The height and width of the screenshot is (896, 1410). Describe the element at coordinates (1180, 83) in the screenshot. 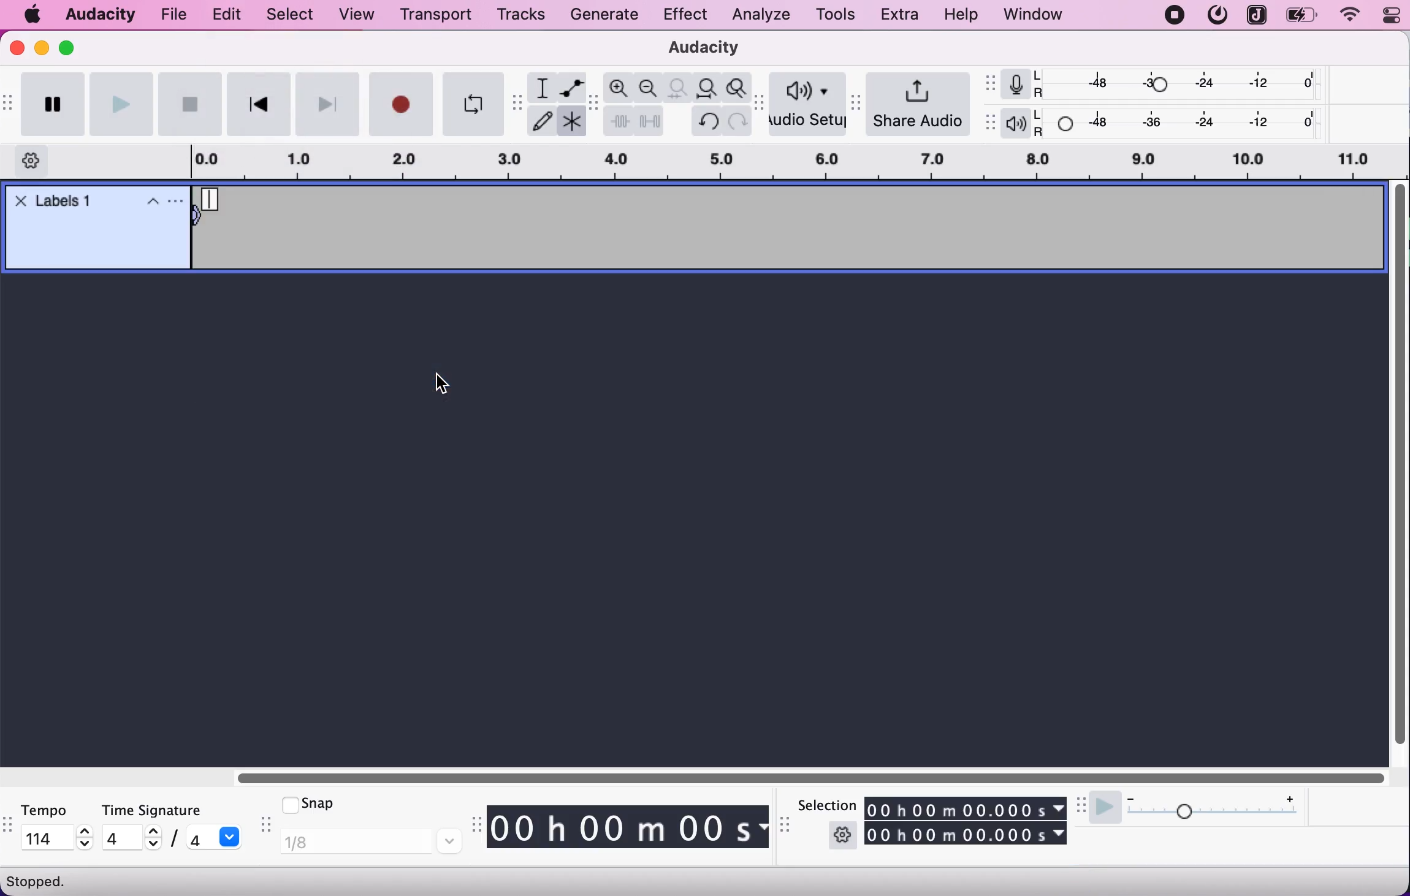

I see `recording level` at that location.